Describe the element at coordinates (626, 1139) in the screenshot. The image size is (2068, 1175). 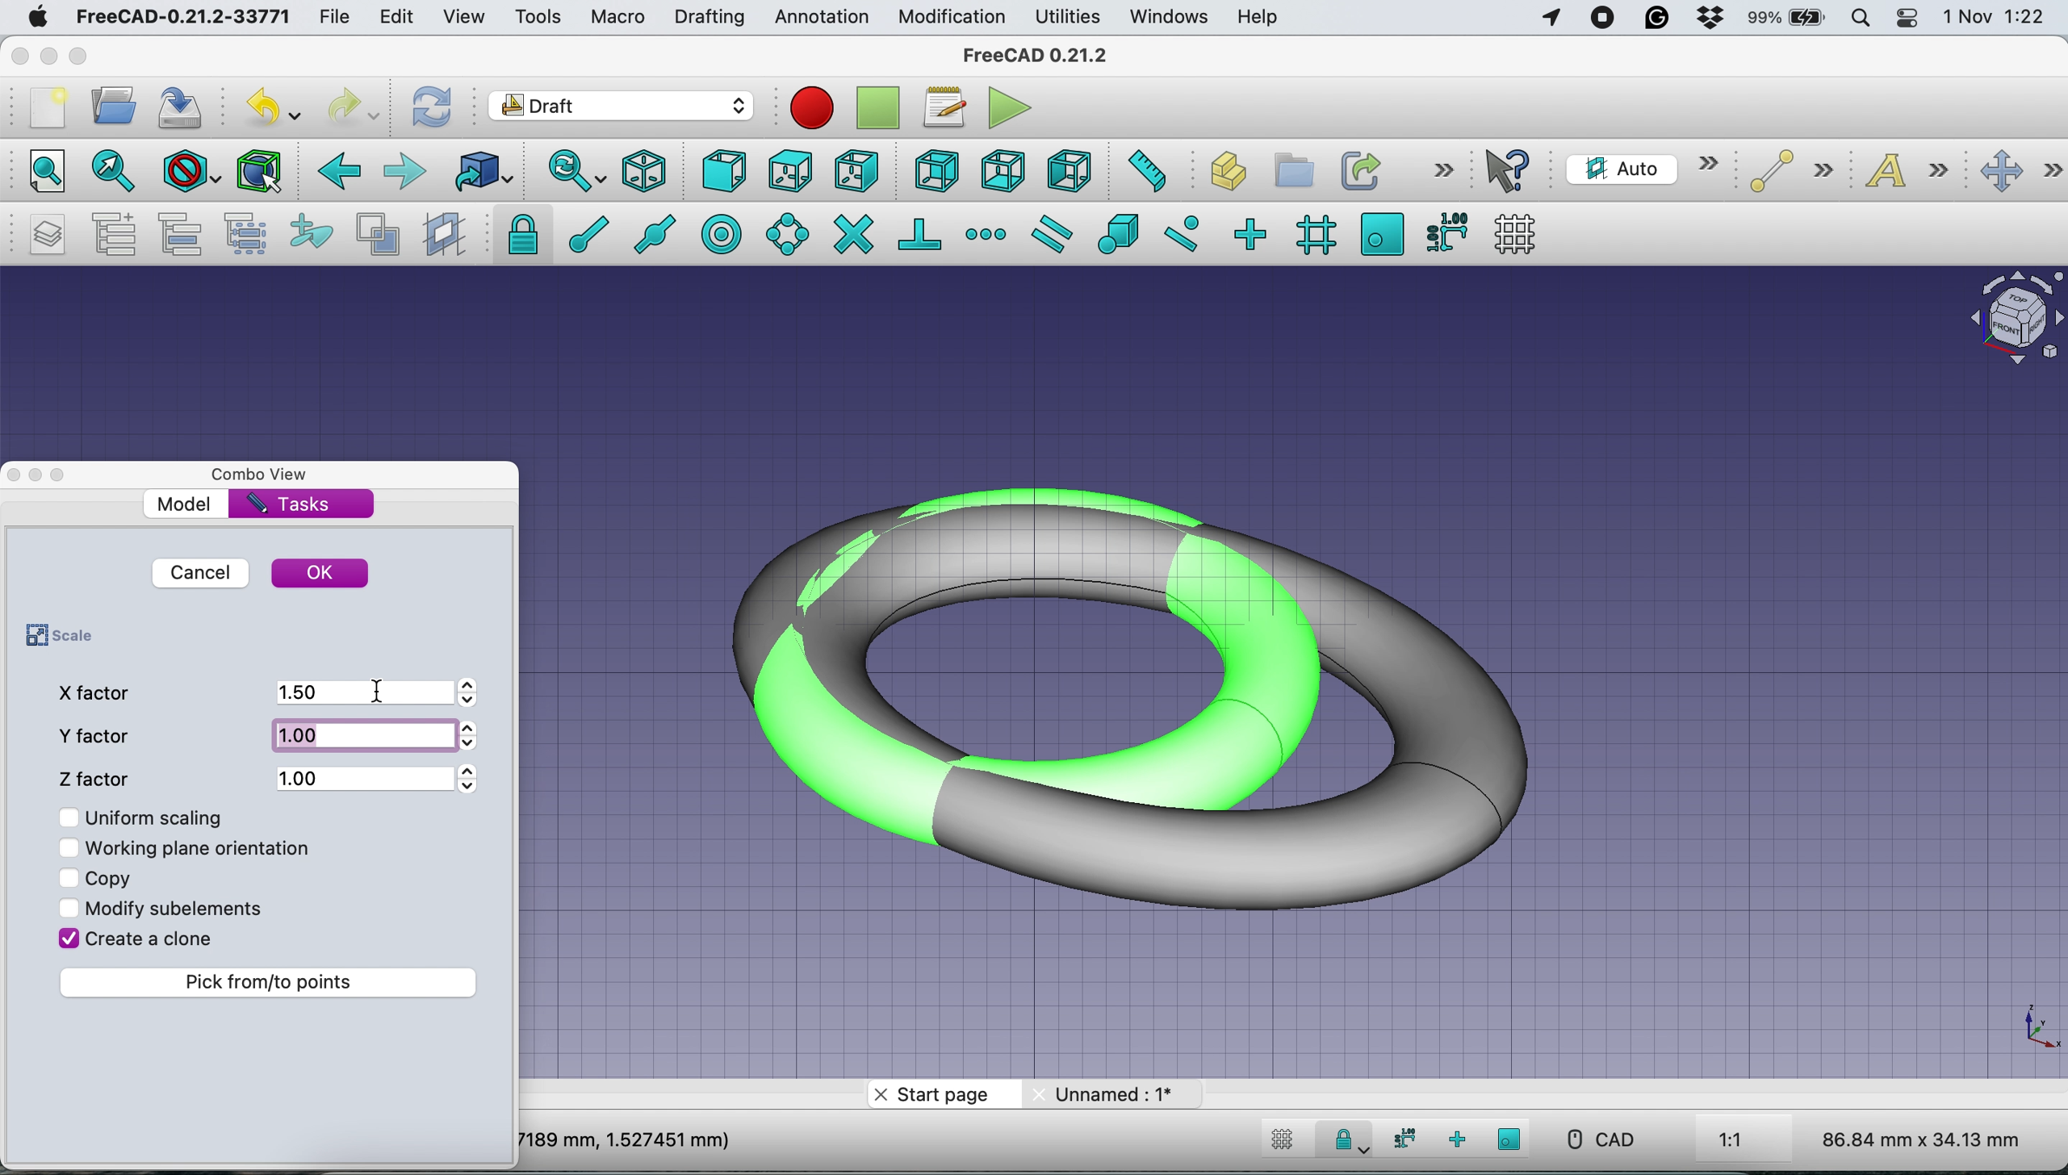
I see `7189 mm, 1.527451 mm)` at that location.